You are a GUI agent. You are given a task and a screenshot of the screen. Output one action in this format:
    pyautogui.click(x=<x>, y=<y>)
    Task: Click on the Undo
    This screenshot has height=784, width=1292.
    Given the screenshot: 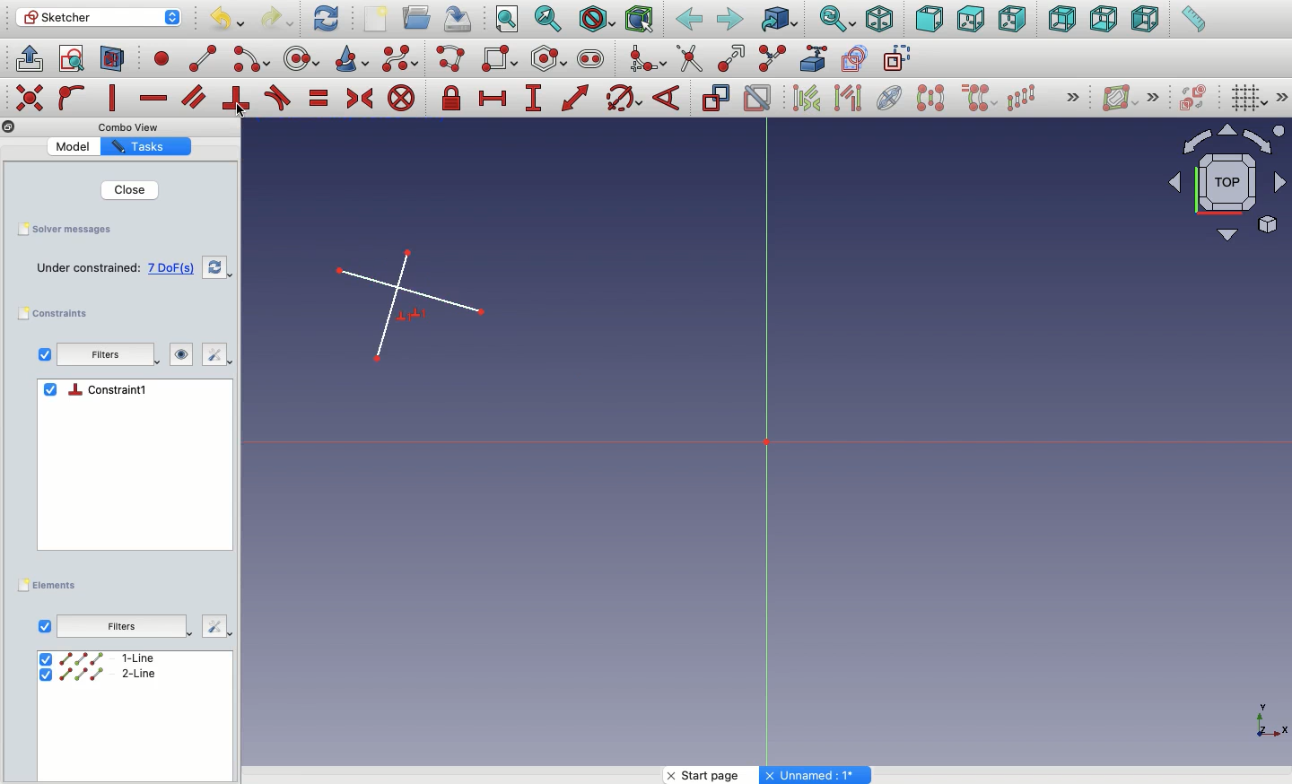 What is the action you would take?
    pyautogui.click(x=225, y=20)
    